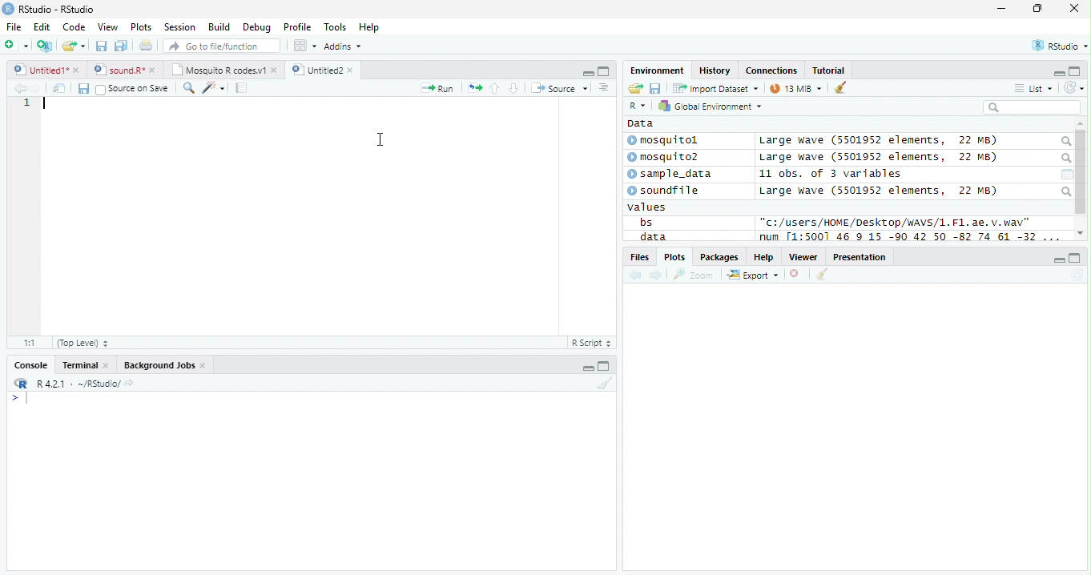  I want to click on Go backward, so click(636, 276).